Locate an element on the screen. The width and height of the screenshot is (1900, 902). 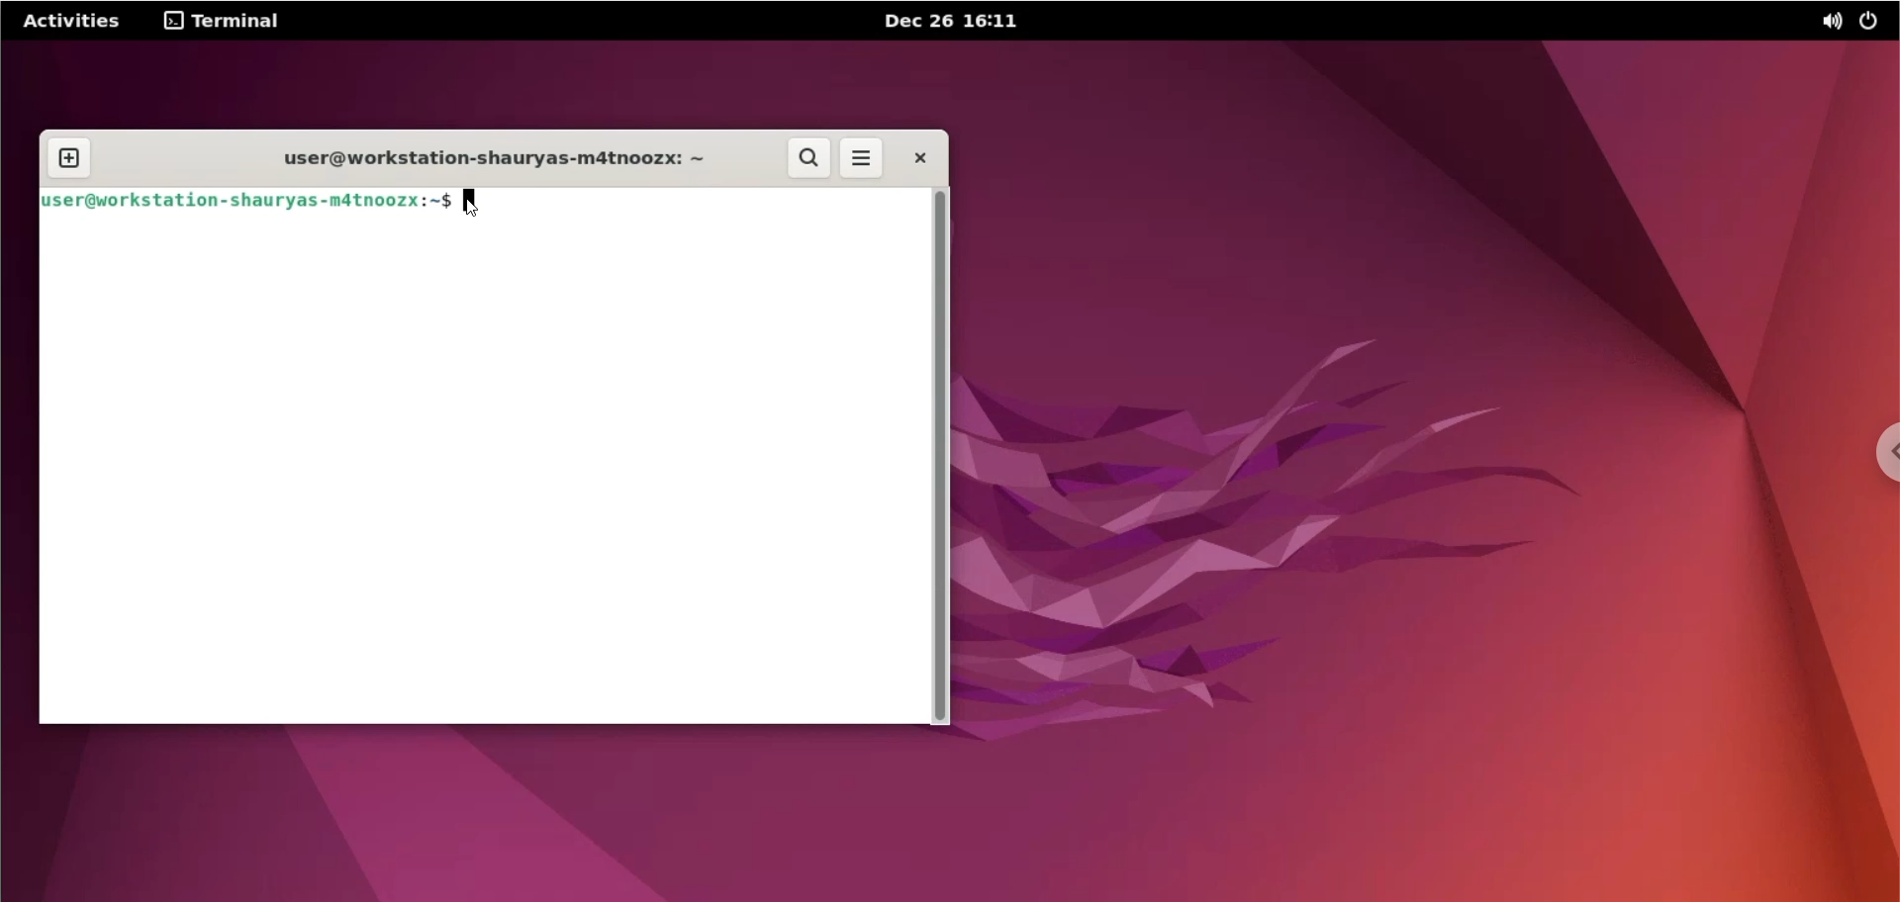
chrome options is located at coordinates (1887, 448).